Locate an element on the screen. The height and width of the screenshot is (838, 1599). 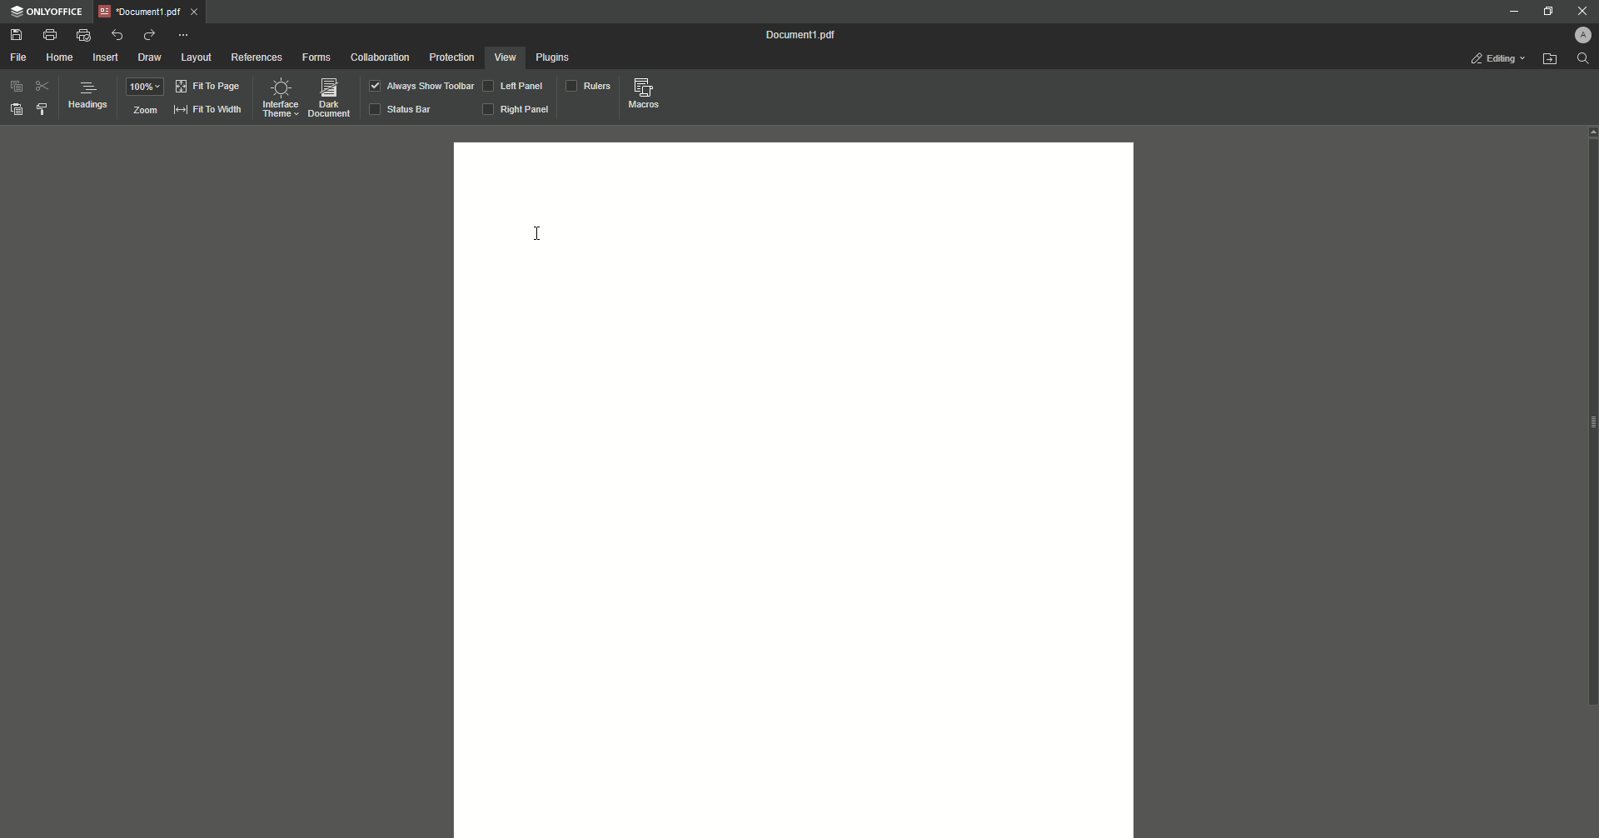
Cut is located at coordinates (42, 87).